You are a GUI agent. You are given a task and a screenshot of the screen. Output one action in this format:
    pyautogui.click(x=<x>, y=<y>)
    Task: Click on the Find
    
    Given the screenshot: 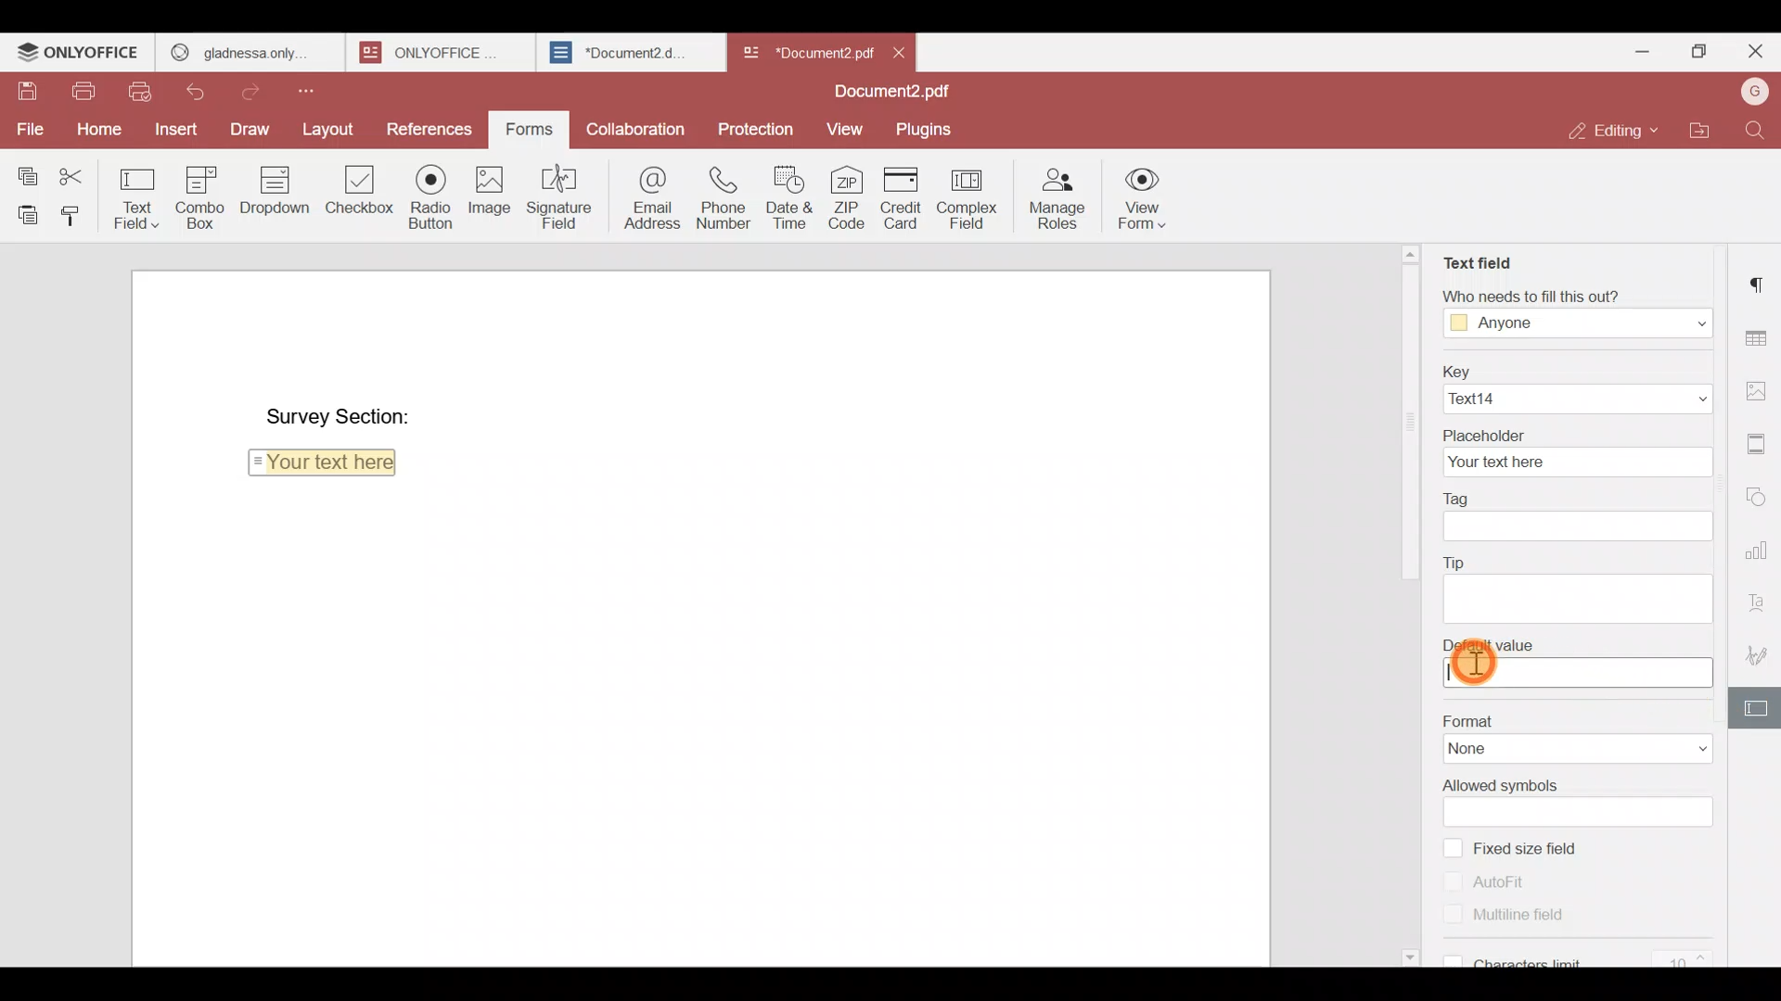 What is the action you would take?
    pyautogui.click(x=1760, y=131)
    